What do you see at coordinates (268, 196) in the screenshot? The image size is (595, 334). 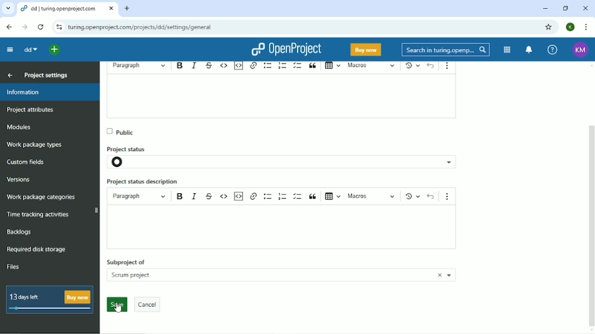 I see `bulleted list` at bounding box center [268, 196].